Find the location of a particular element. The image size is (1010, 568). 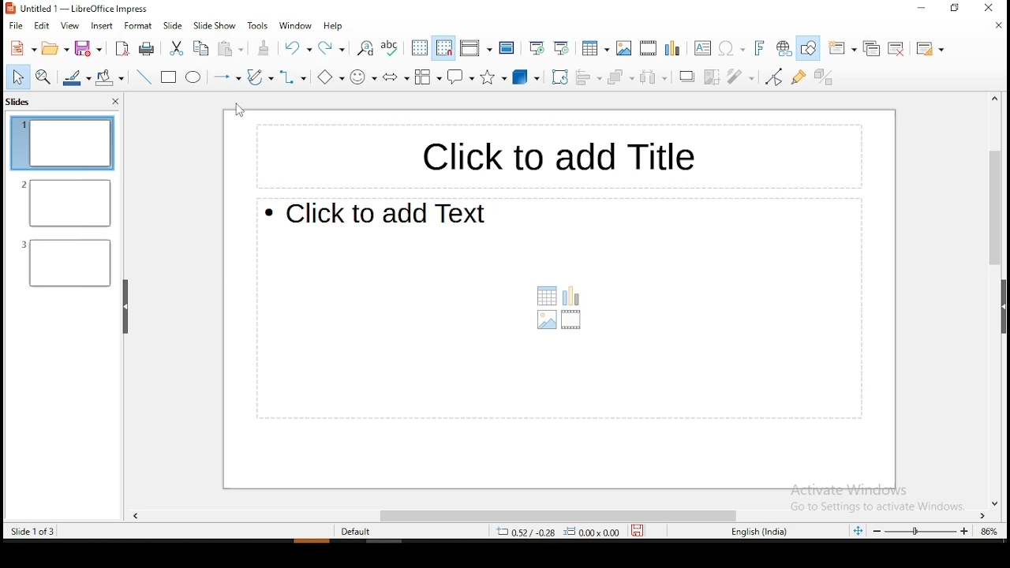

insert video is located at coordinates (648, 47).